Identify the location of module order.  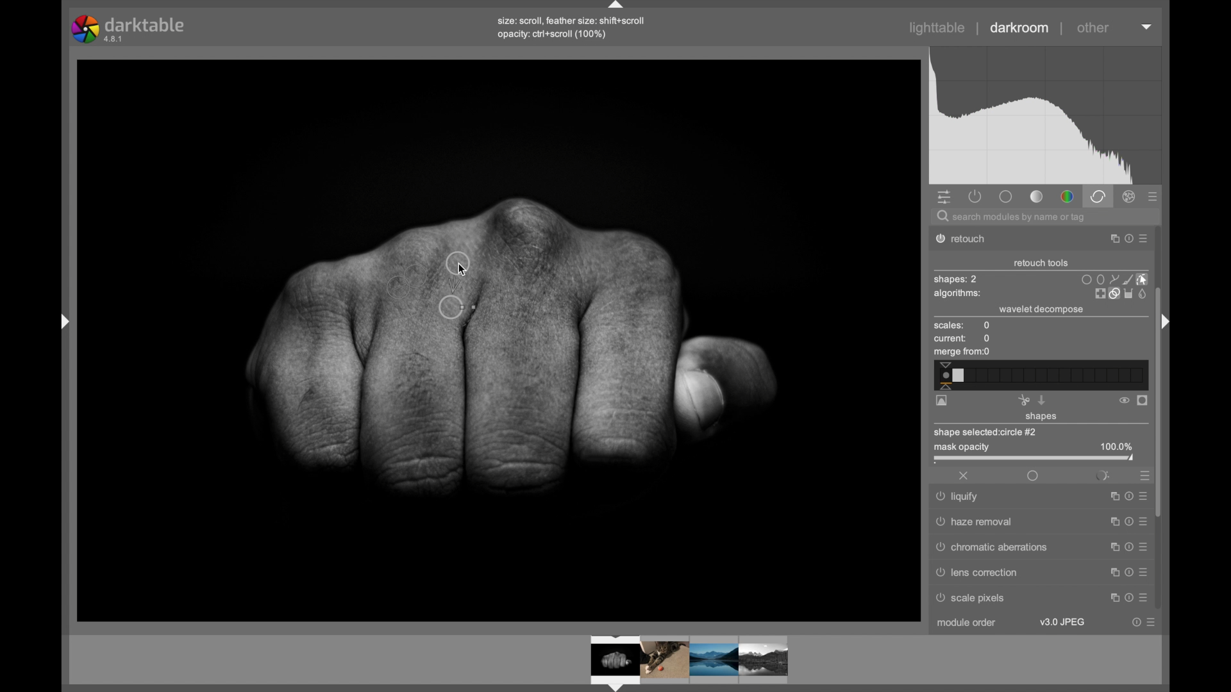
(967, 624).